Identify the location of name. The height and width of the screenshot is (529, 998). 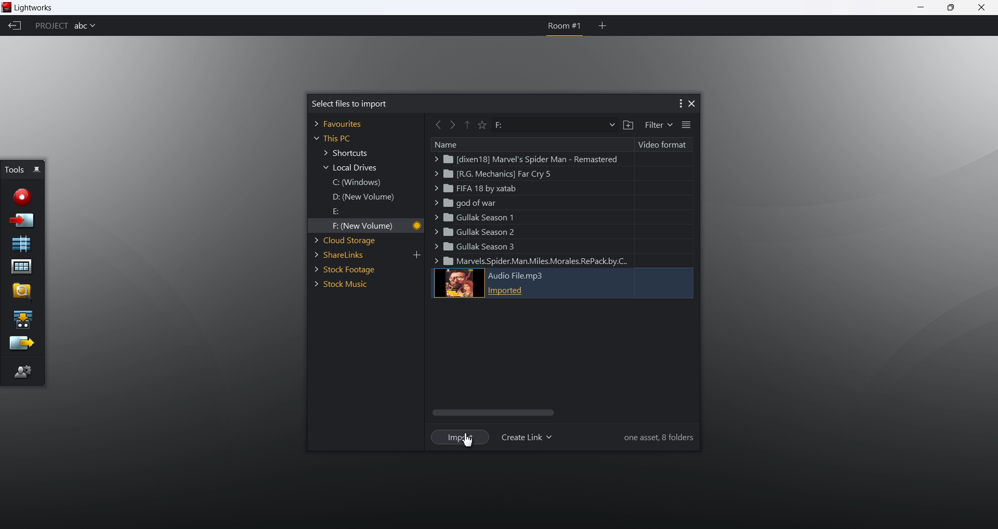
(448, 143).